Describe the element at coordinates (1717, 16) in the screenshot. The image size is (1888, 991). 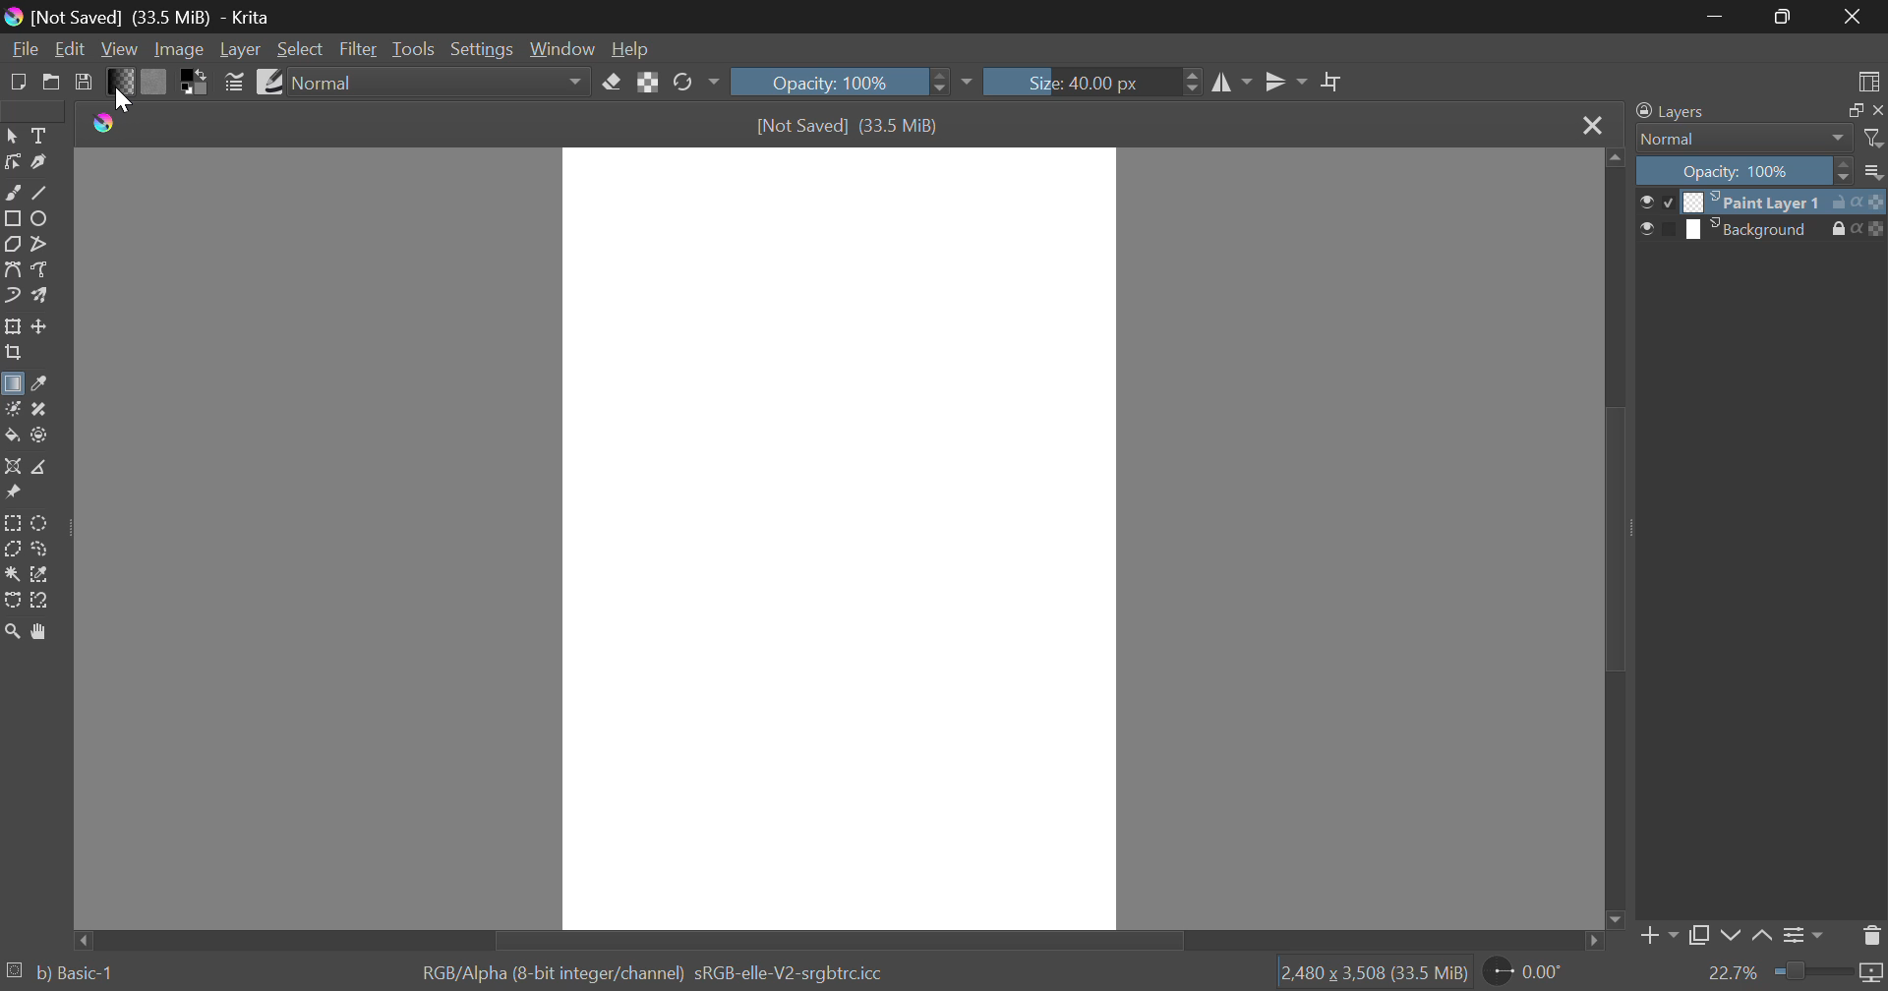
I see `Restore Down` at that location.